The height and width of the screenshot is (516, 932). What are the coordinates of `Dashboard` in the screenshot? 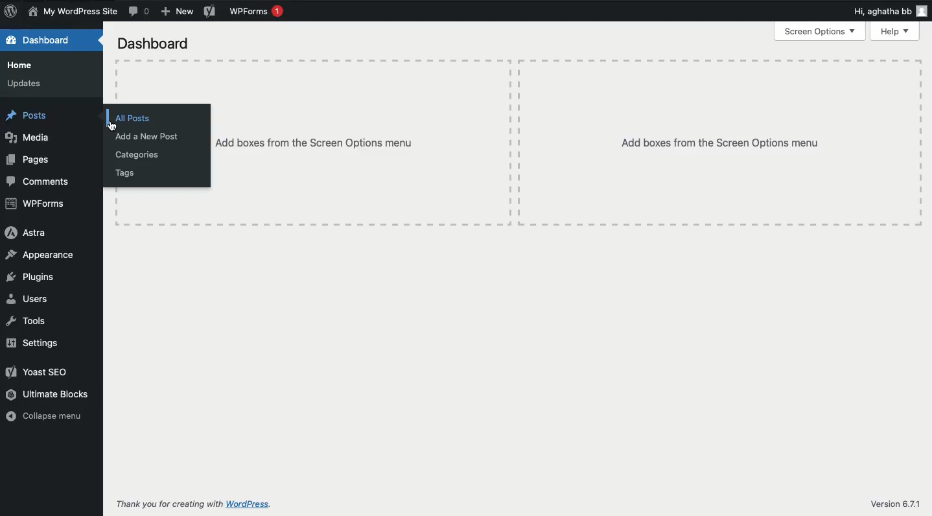 It's located at (41, 40).